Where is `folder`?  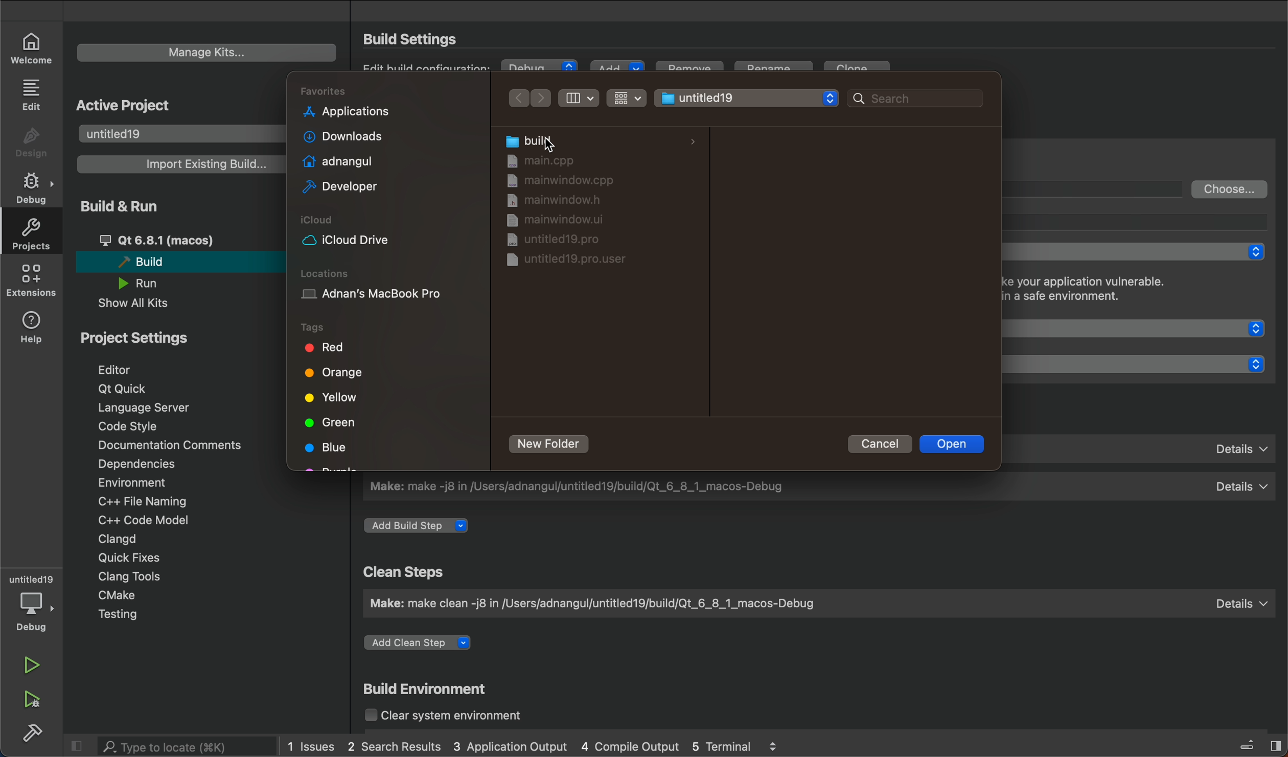
folder is located at coordinates (599, 140).